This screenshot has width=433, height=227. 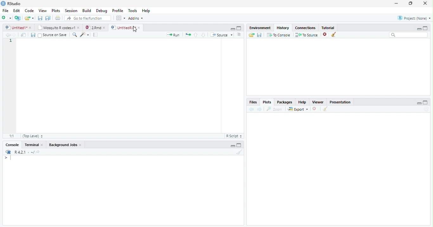 I want to click on Load Workspace, so click(x=252, y=35).